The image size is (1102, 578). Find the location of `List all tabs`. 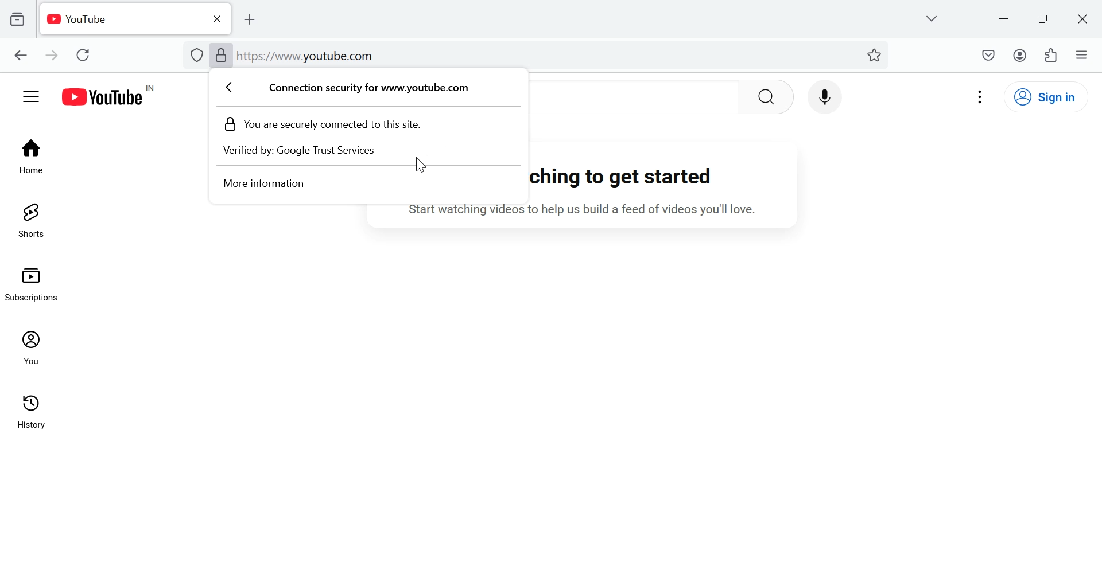

List all tabs is located at coordinates (930, 17).